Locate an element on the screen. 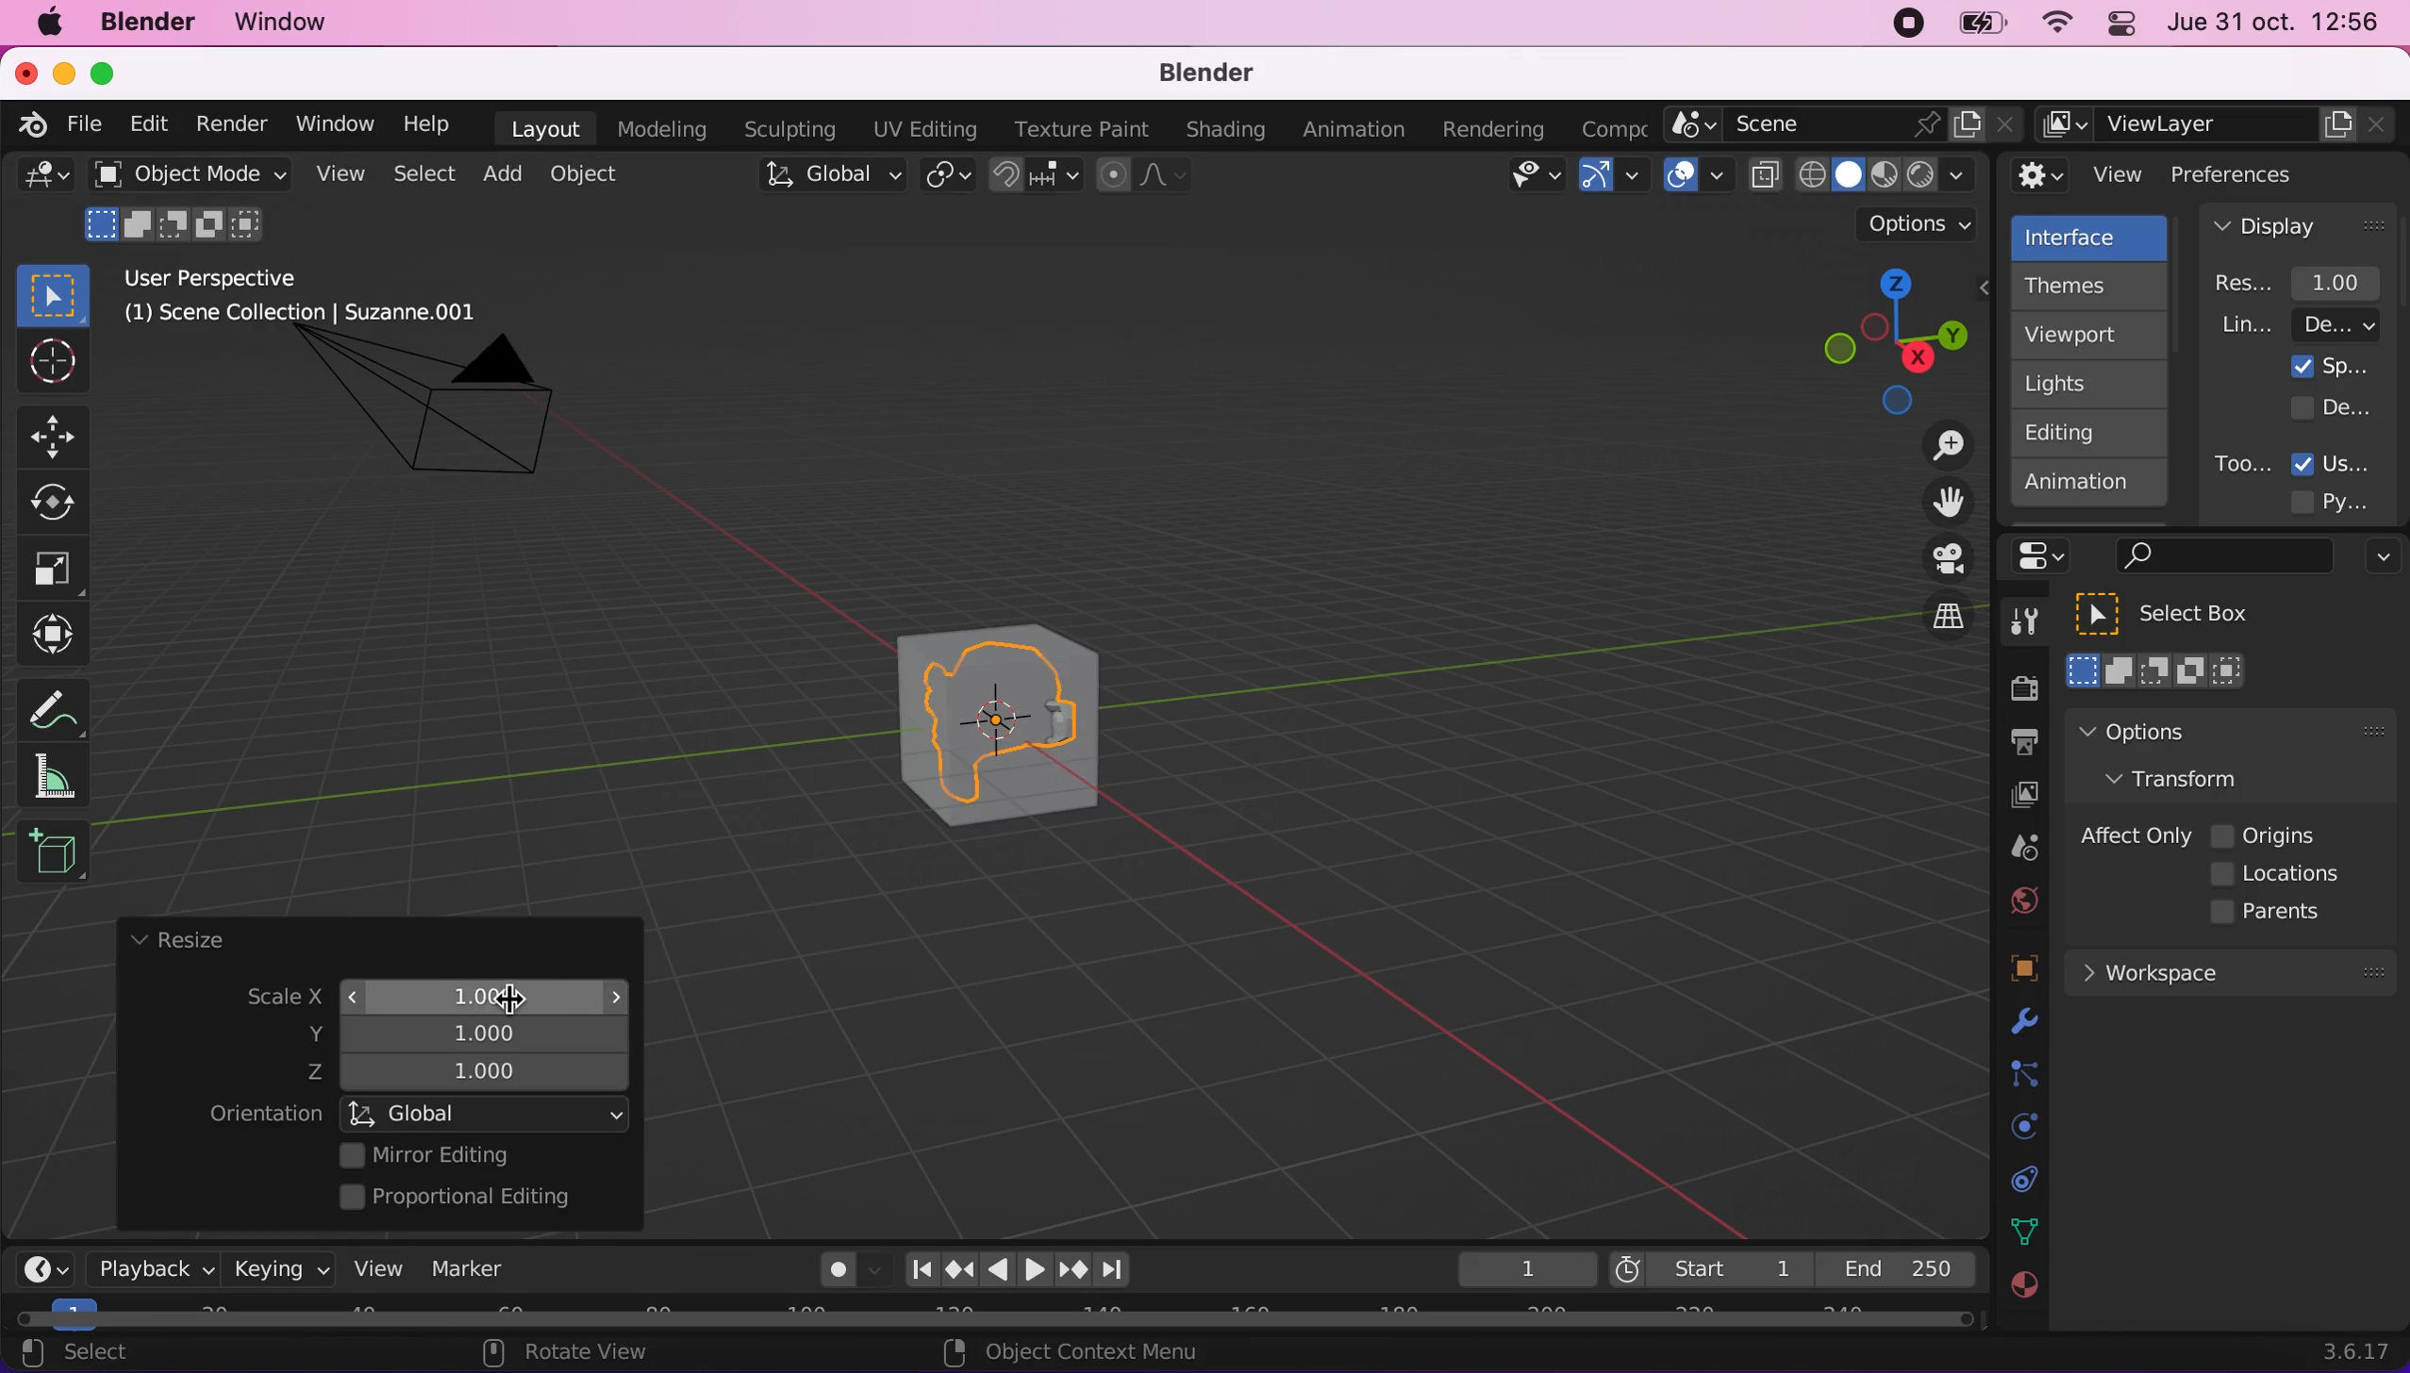 The width and height of the screenshot is (2410, 1373). autokeying is located at coordinates (839, 1275).